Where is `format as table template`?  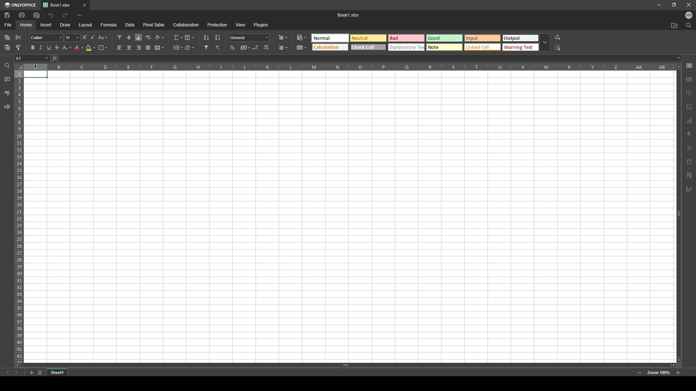 format as table template is located at coordinates (302, 48).